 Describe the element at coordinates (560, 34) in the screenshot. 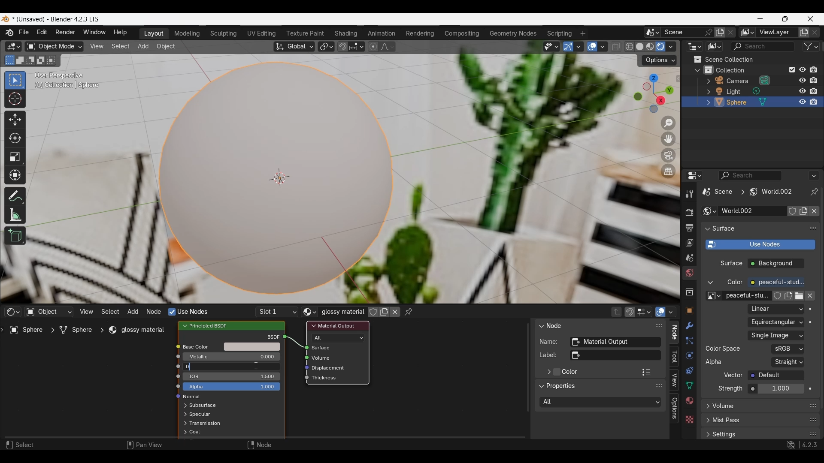

I see `Scripting workspace` at that location.